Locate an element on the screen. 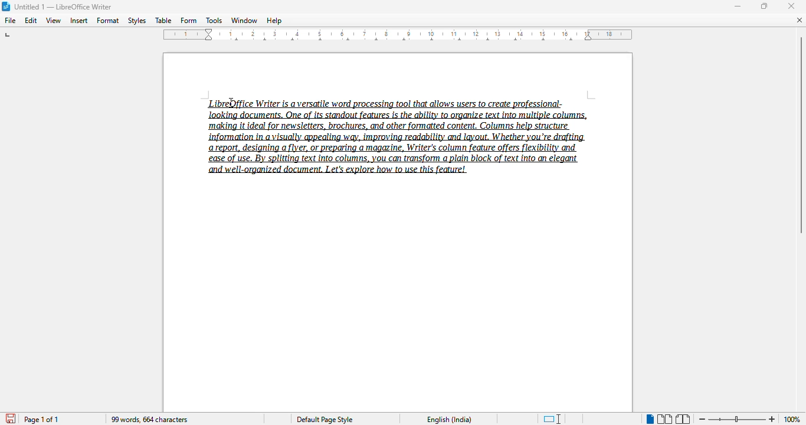 The width and height of the screenshot is (806, 425). page 1 of 1 is located at coordinates (42, 420).